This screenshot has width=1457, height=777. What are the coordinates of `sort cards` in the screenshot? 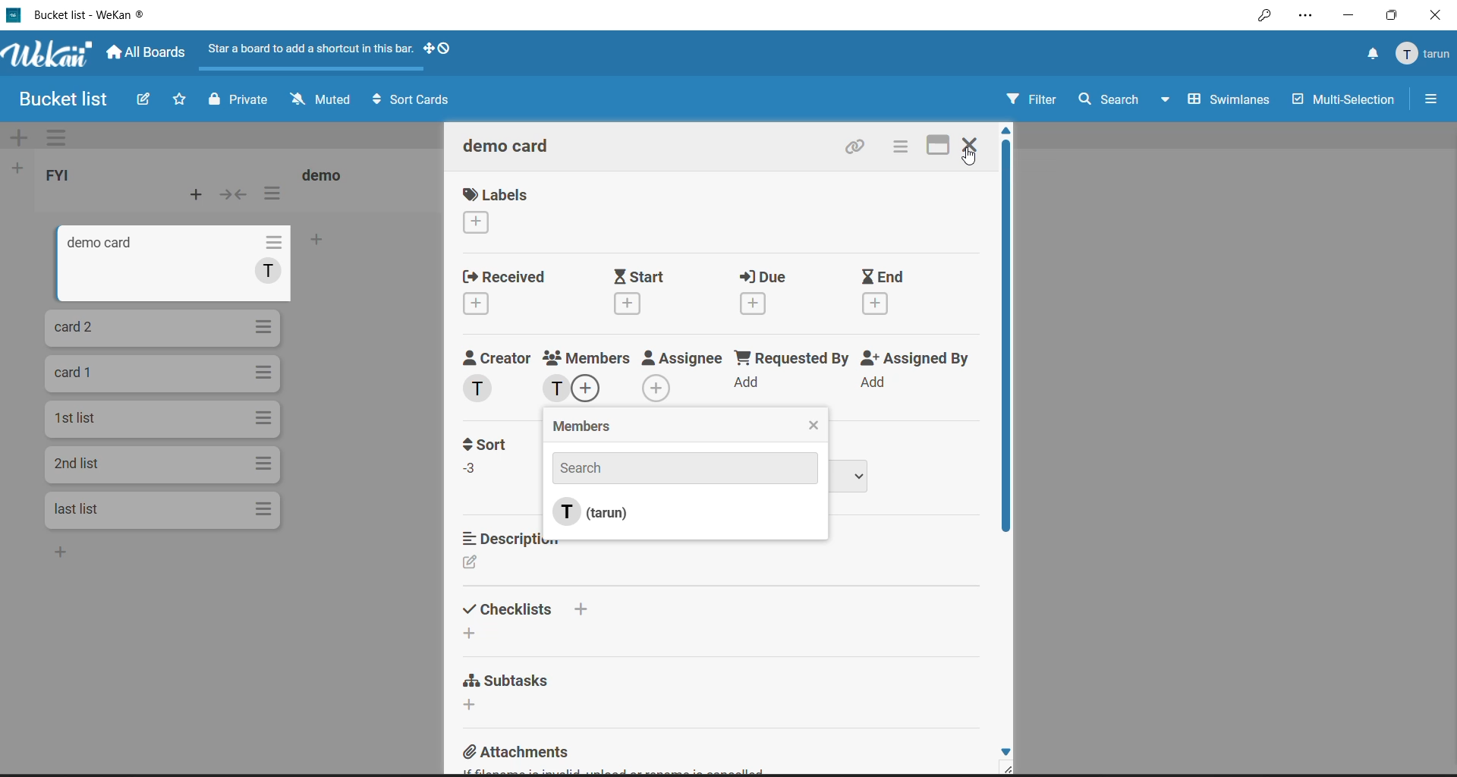 It's located at (414, 99).